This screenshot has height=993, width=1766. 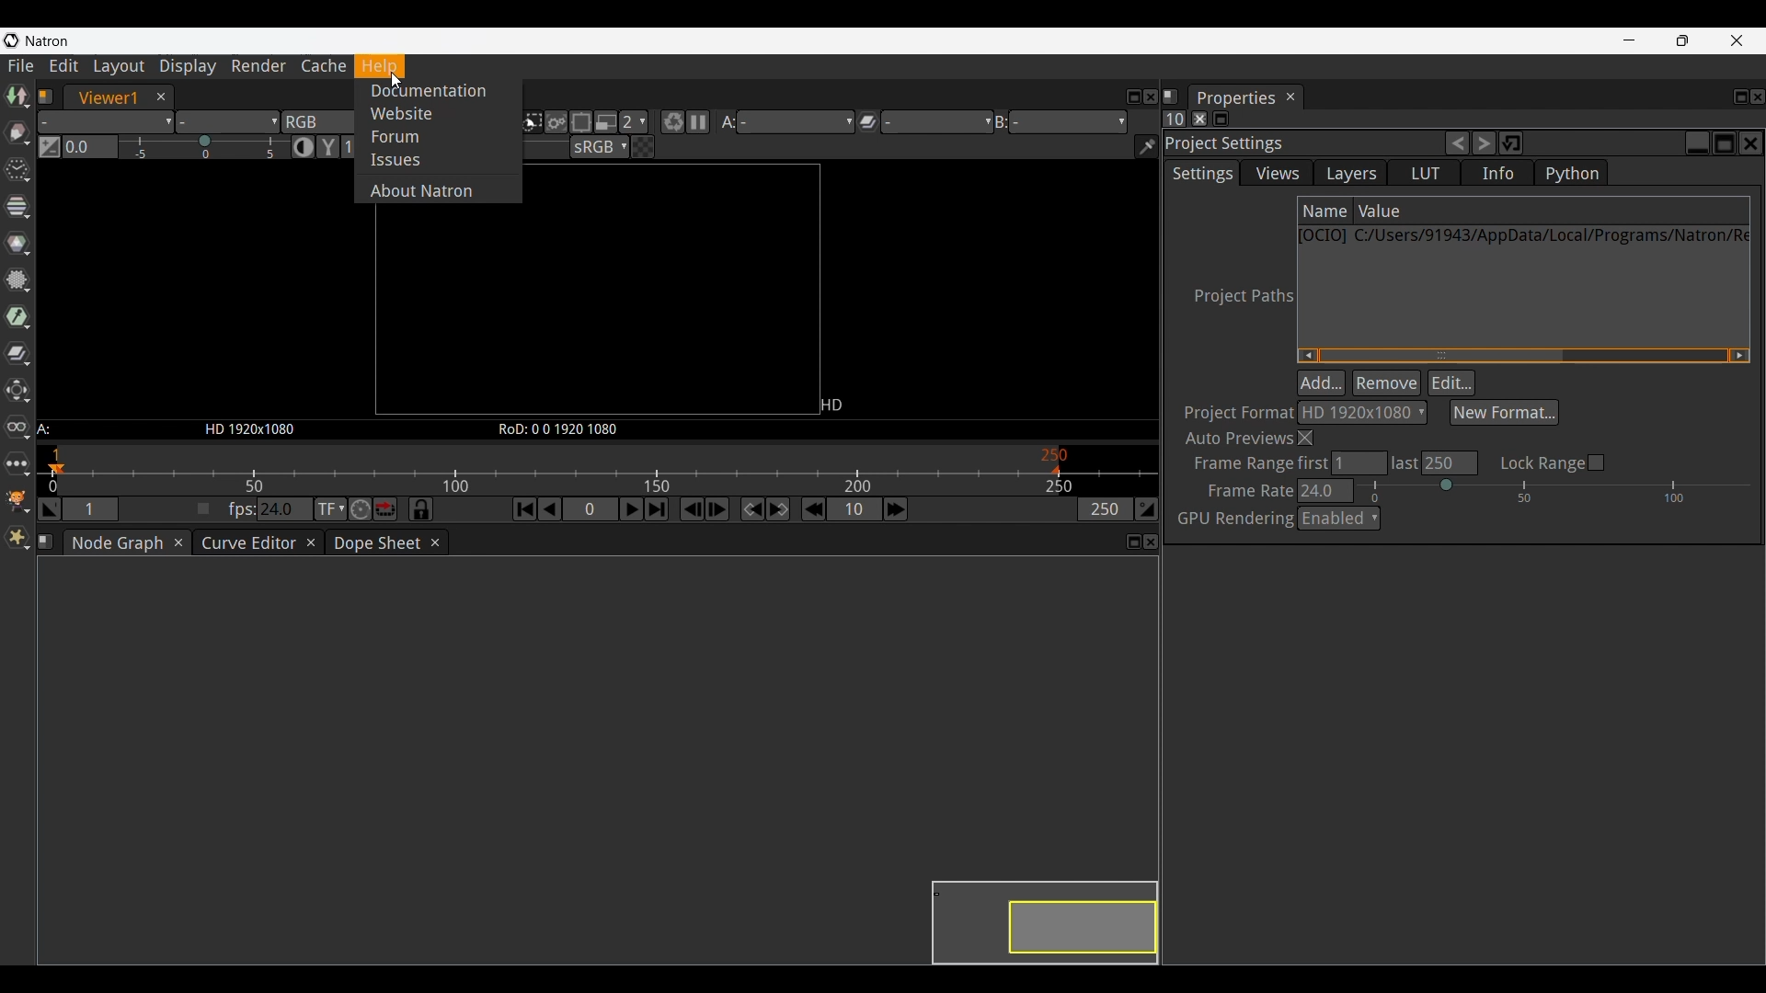 What do you see at coordinates (1240, 410) in the screenshot?
I see `Project Format: ` at bounding box center [1240, 410].